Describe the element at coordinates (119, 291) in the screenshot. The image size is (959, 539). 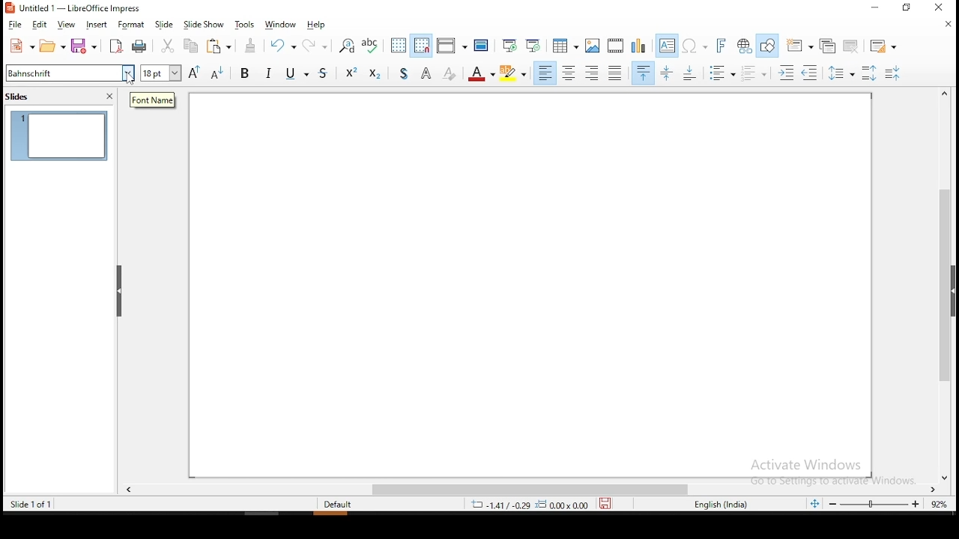
I see `drag handle` at that location.